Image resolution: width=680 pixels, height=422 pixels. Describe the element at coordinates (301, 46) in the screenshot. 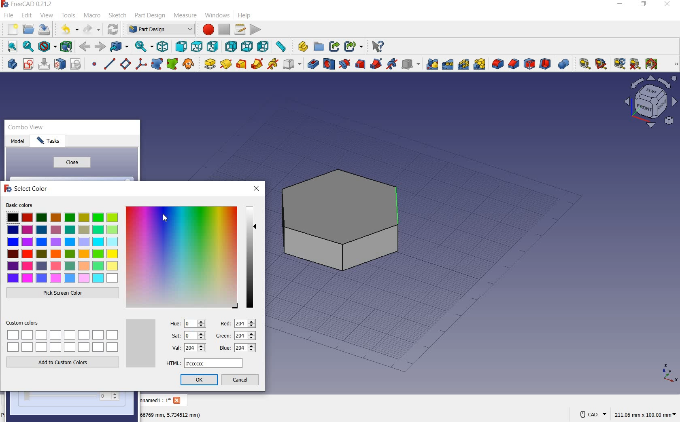

I see `create part` at that location.